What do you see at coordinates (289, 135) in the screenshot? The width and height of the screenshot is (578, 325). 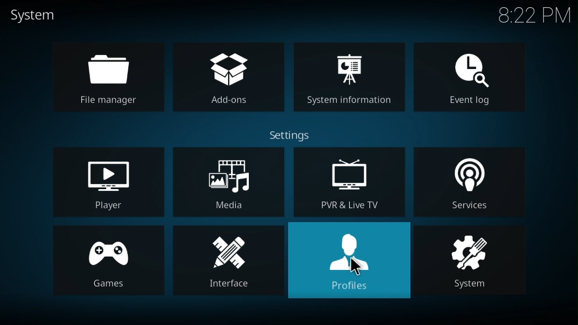 I see `settings` at bounding box center [289, 135].